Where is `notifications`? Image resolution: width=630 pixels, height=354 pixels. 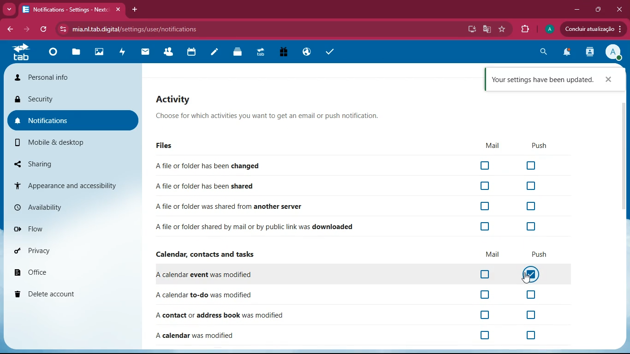 notifications is located at coordinates (569, 53).